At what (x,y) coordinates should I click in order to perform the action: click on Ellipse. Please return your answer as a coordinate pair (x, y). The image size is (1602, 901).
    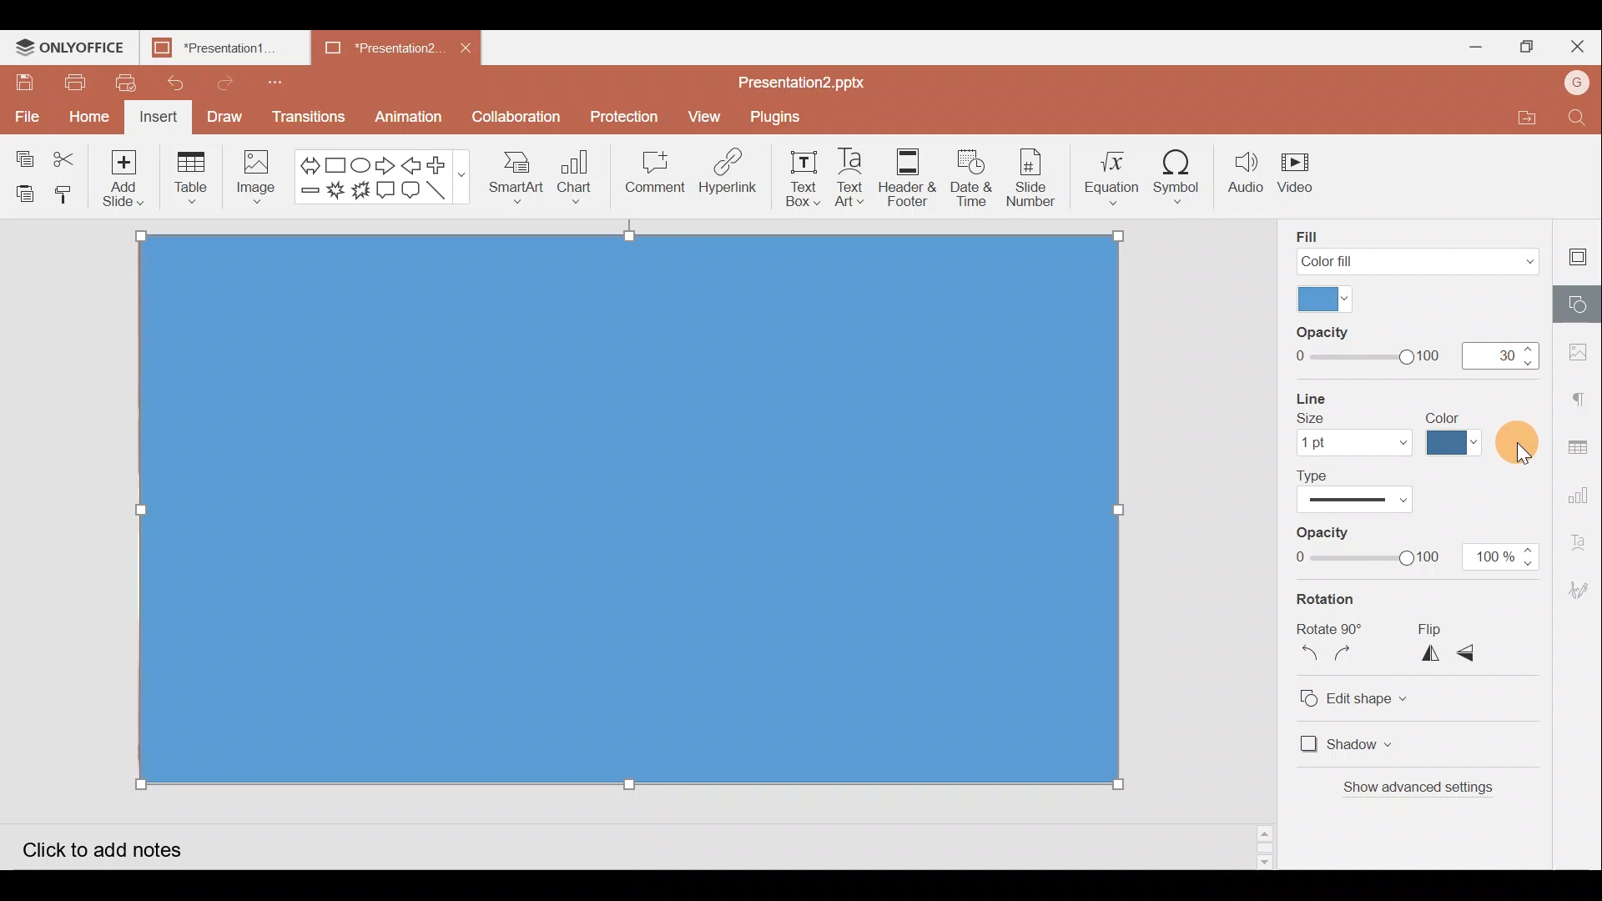
    Looking at the image, I should click on (362, 160).